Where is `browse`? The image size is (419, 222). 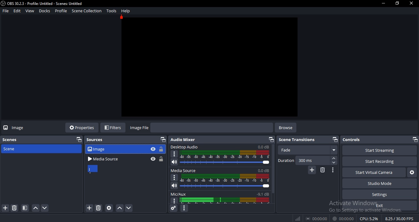 browse is located at coordinates (285, 128).